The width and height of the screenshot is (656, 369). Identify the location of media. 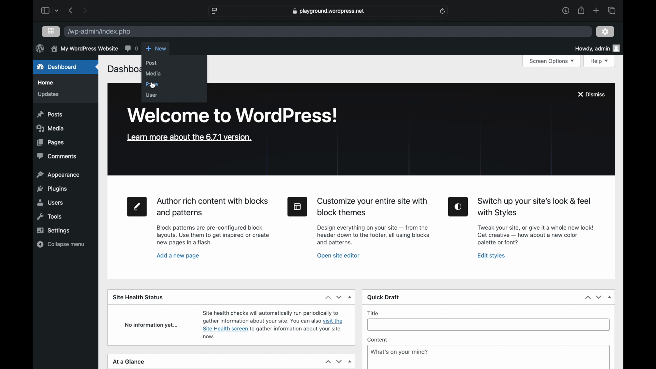
(153, 74).